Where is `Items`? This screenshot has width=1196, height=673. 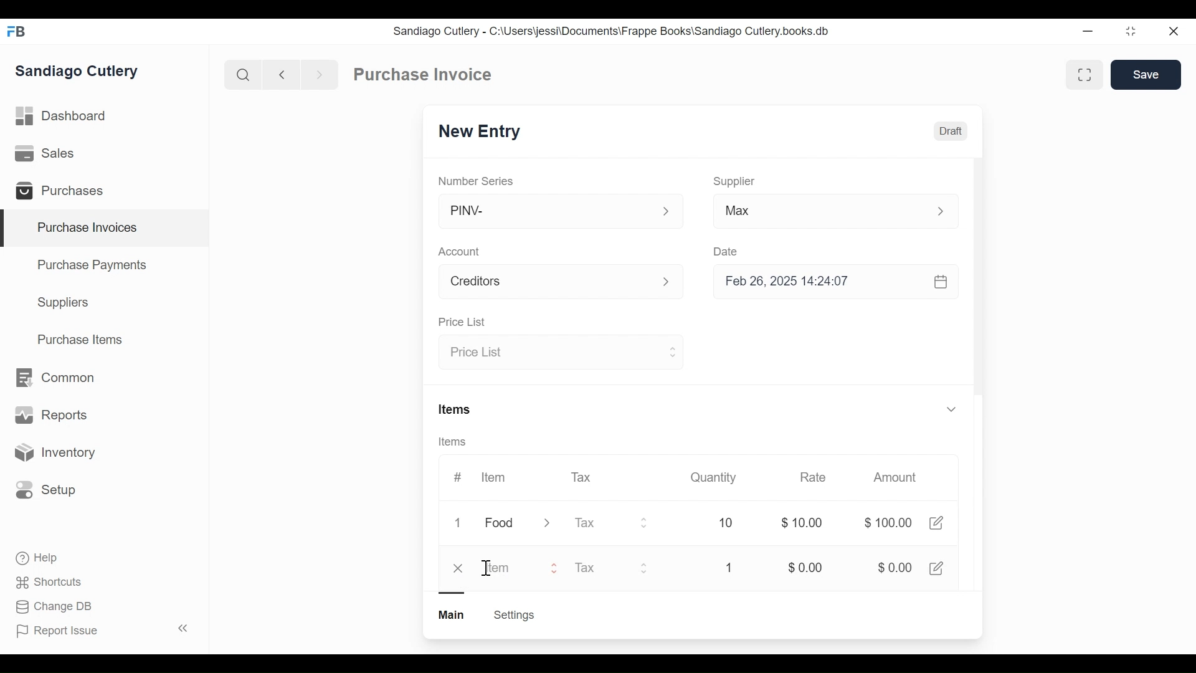 Items is located at coordinates (457, 442).